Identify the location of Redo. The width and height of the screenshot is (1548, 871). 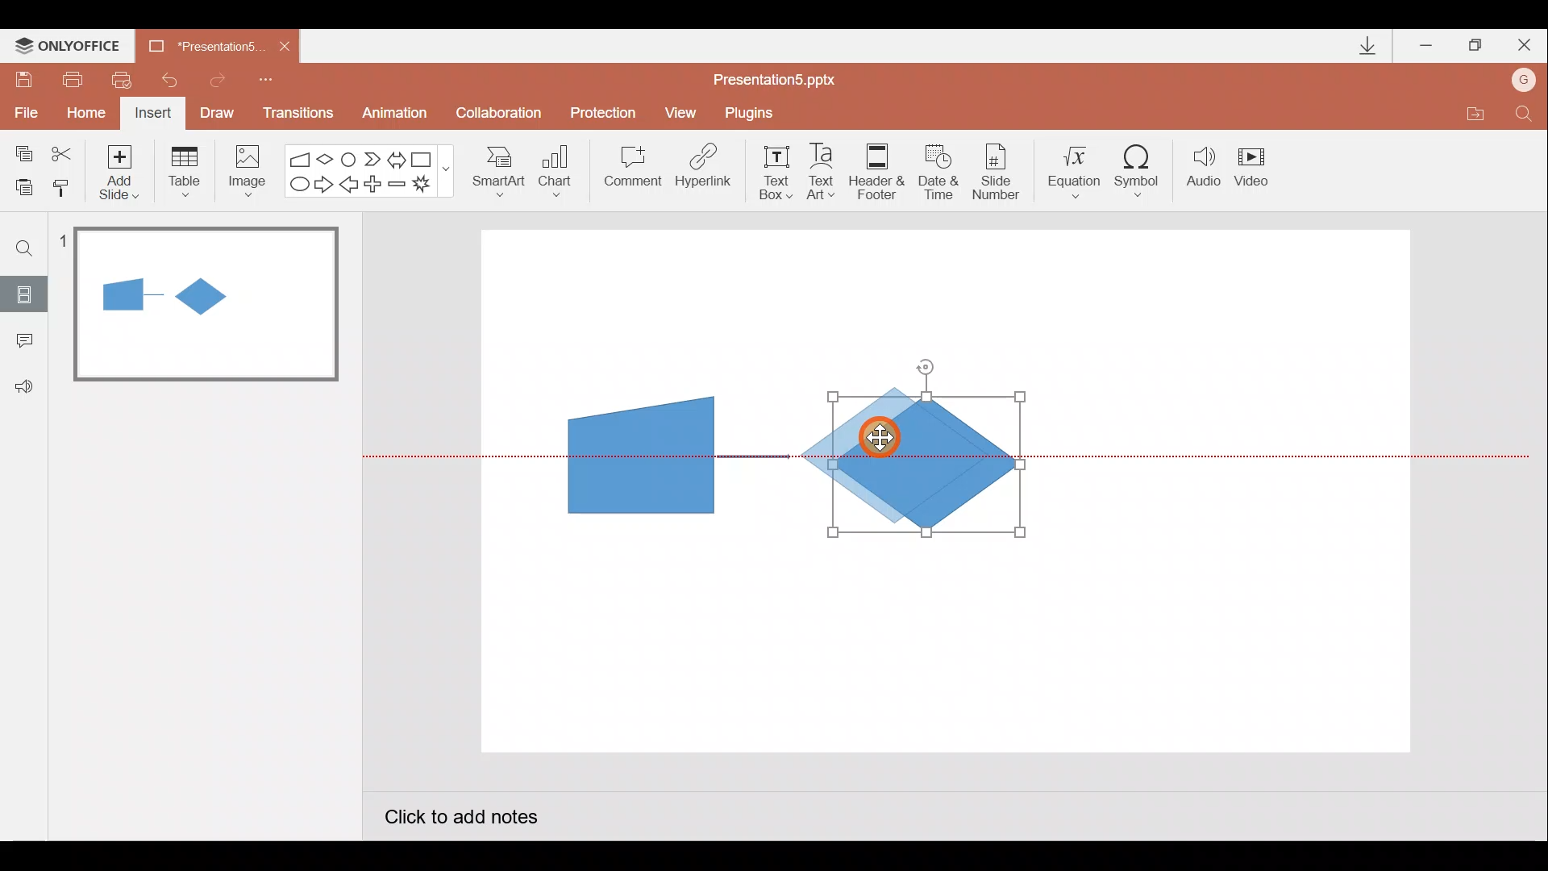
(218, 77).